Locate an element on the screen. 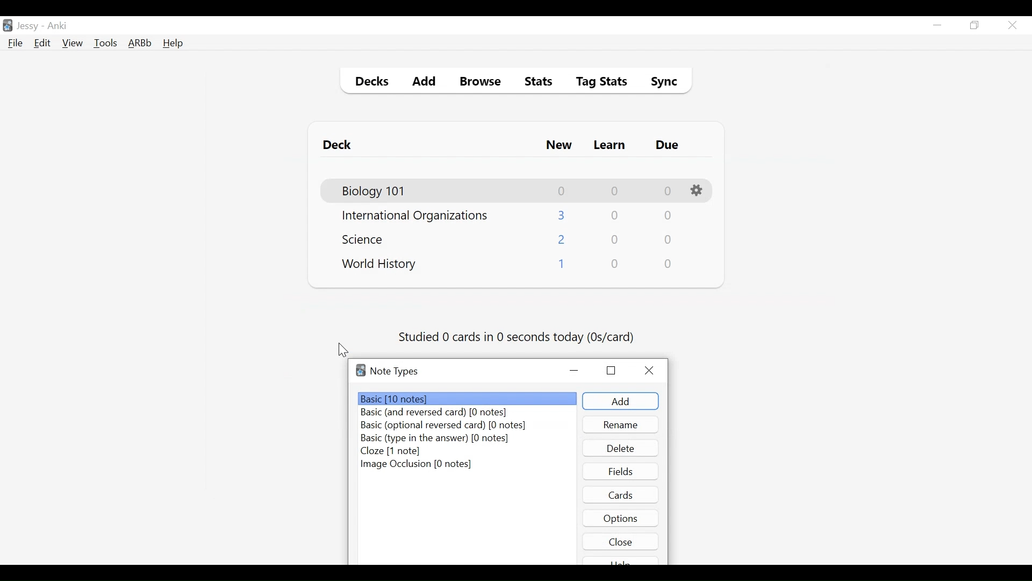   is located at coordinates (615, 264).